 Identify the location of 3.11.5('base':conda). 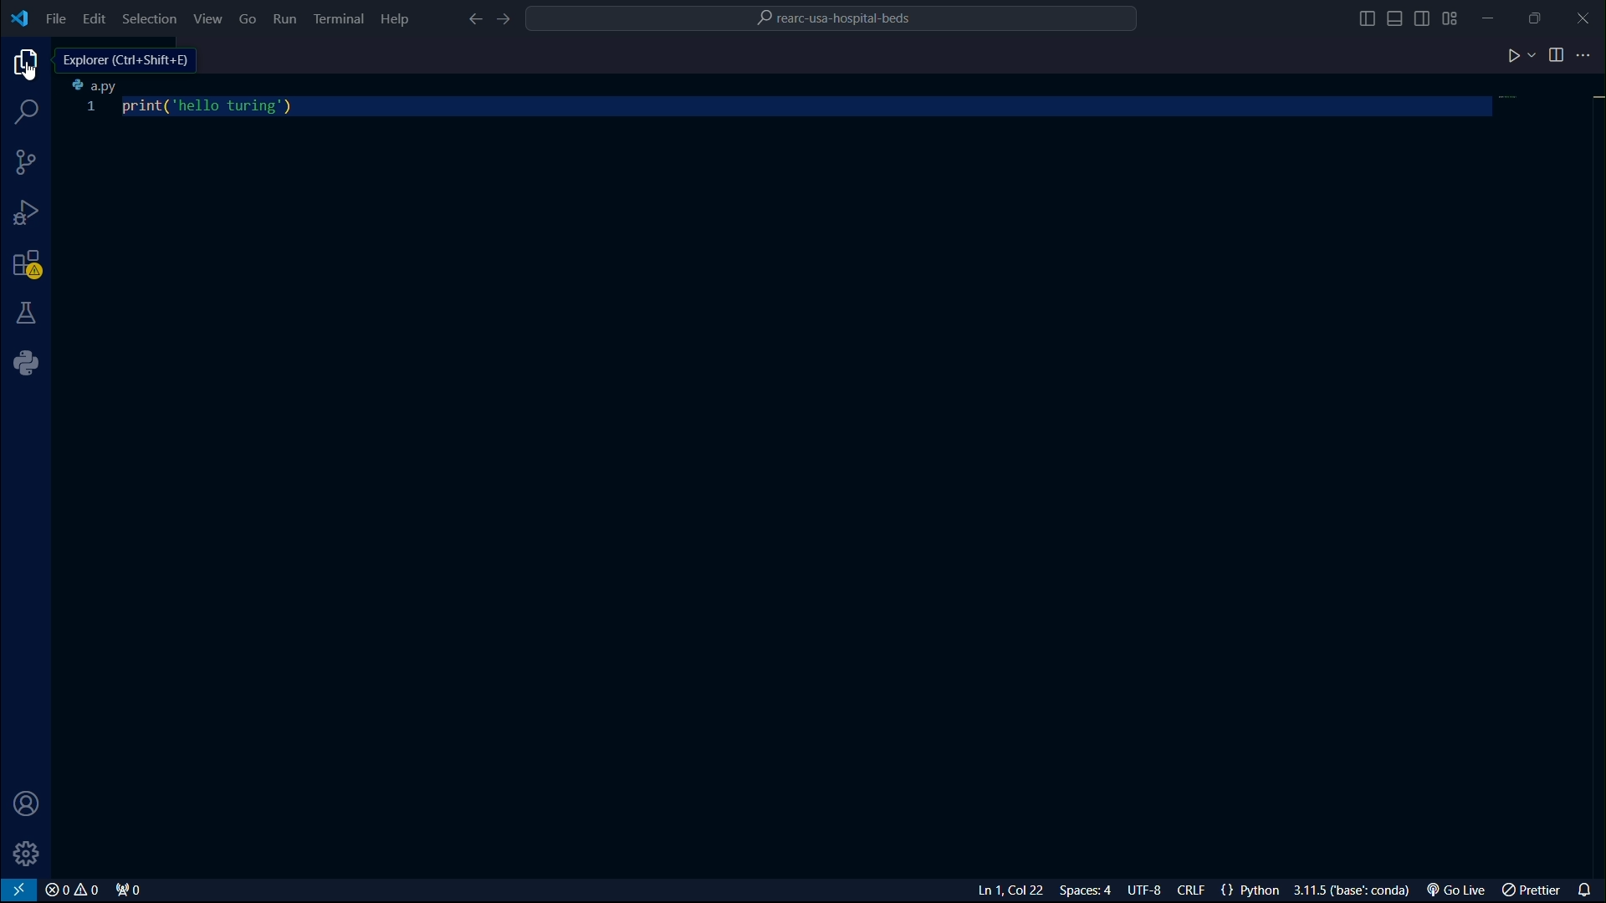
(1353, 890).